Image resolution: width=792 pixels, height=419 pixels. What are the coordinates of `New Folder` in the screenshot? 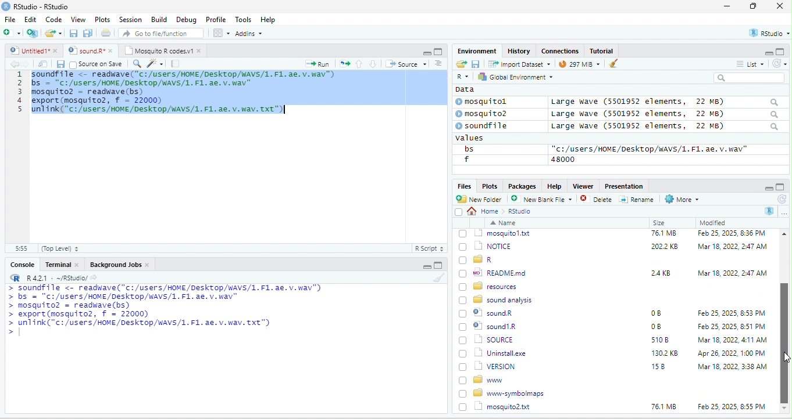 It's located at (481, 199).